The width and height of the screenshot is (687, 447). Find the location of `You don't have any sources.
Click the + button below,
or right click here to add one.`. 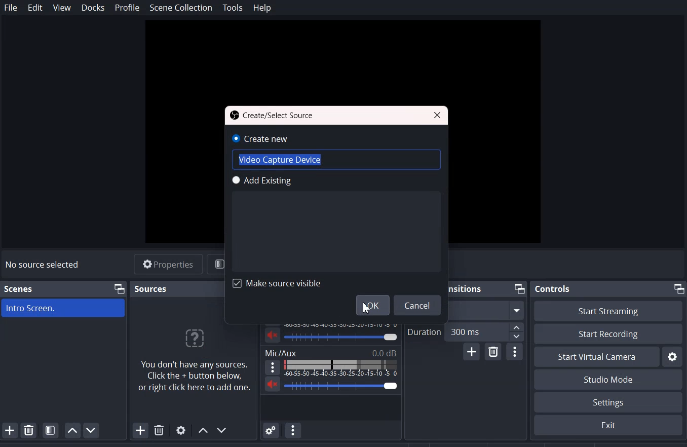

You don't have any sources.
Click the + button below,
or right click here to add one. is located at coordinates (196, 382).